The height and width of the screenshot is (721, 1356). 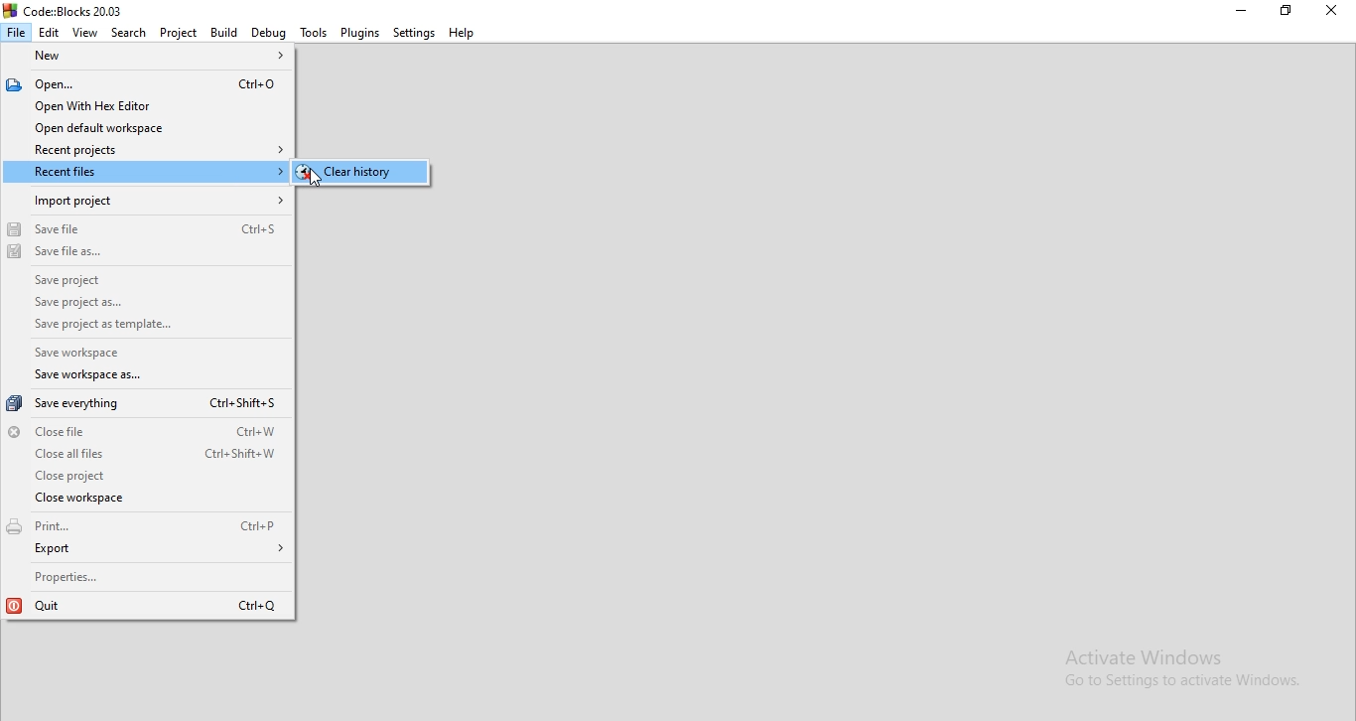 I want to click on Open with Hex Editor, so click(x=140, y=107).